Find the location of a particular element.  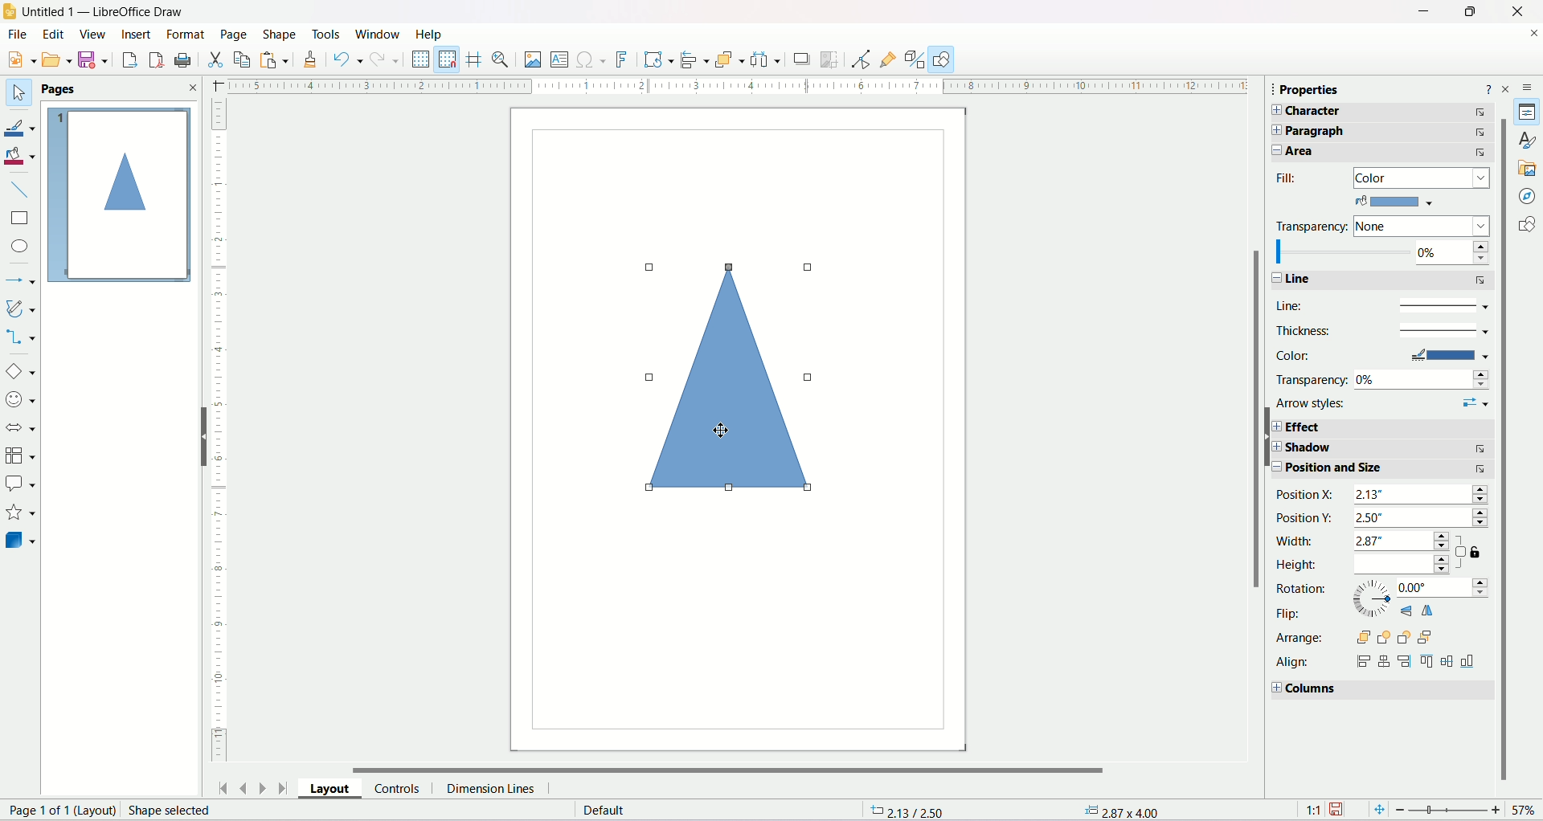

Properties is located at coordinates (1312, 89).